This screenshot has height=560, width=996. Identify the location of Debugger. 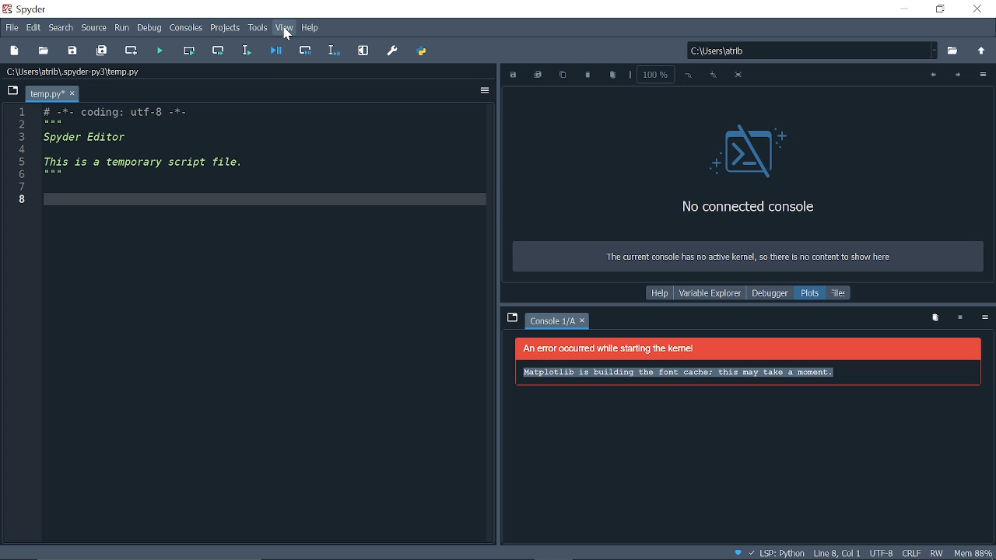
(769, 293).